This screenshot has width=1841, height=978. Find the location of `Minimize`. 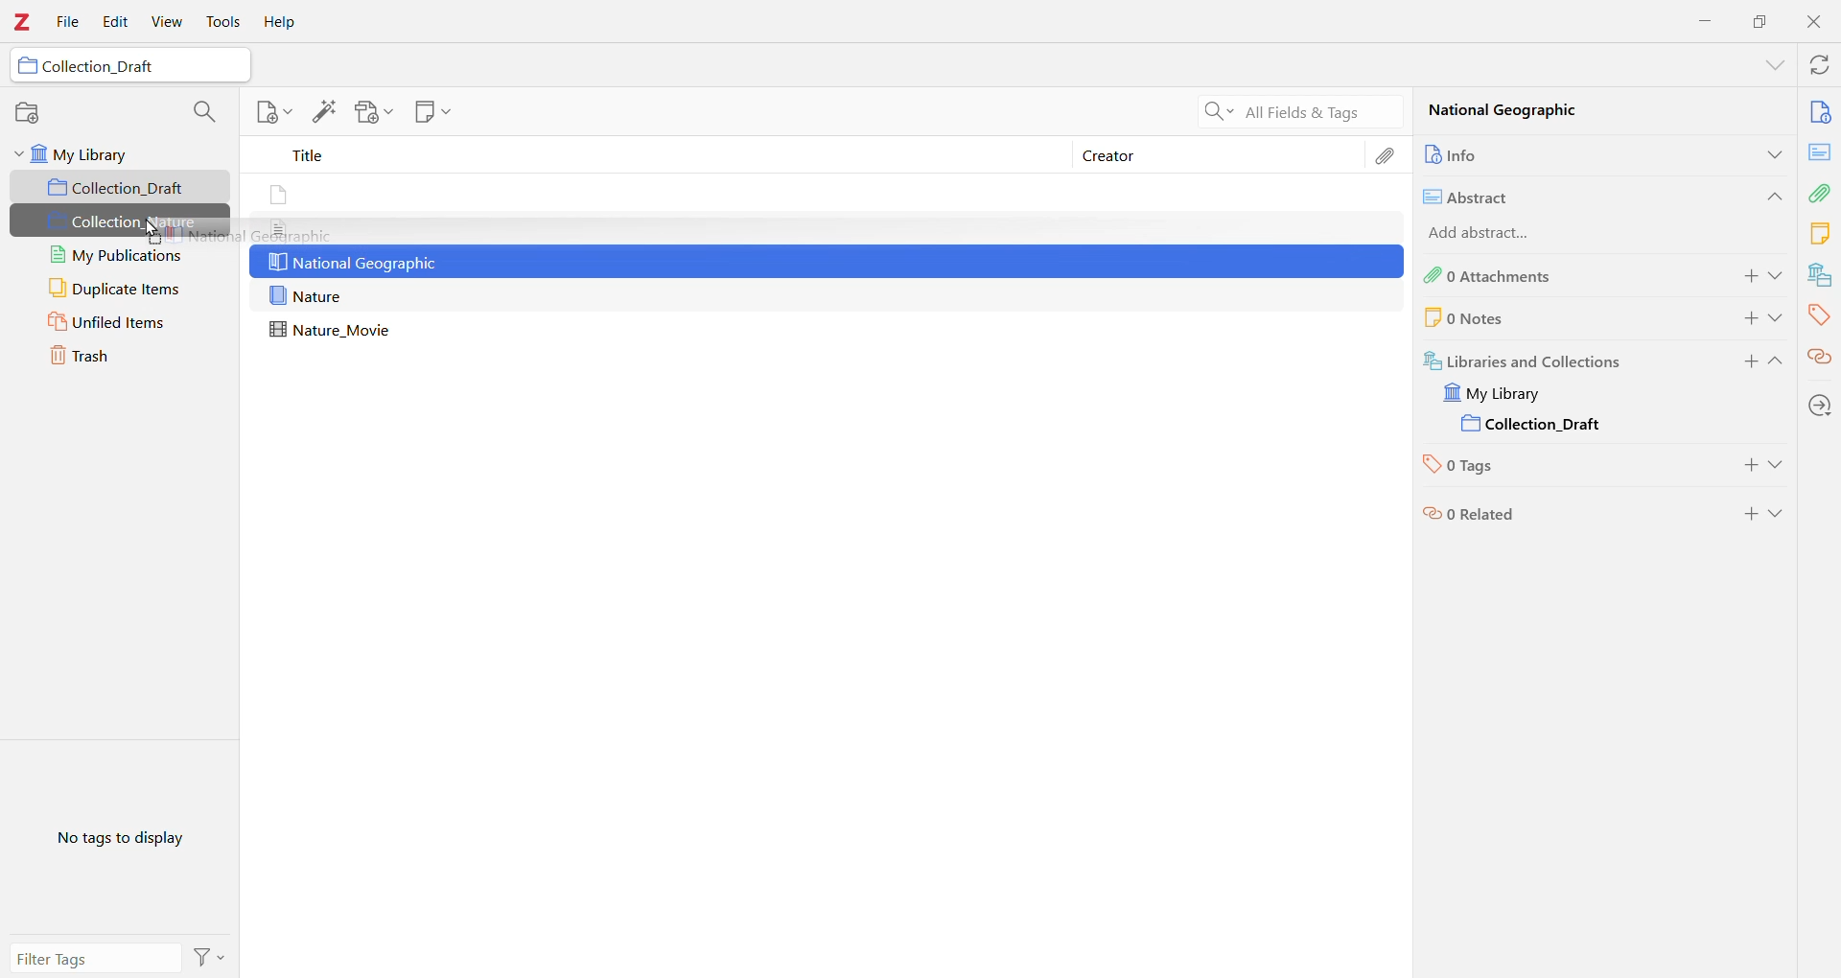

Minimize is located at coordinates (1707, 20).